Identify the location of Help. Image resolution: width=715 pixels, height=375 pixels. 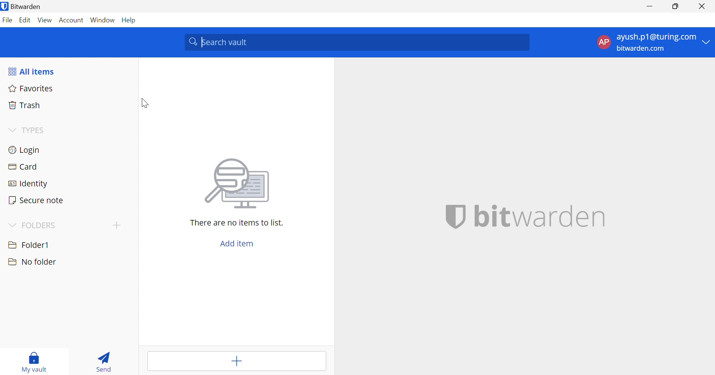
(131, 21).